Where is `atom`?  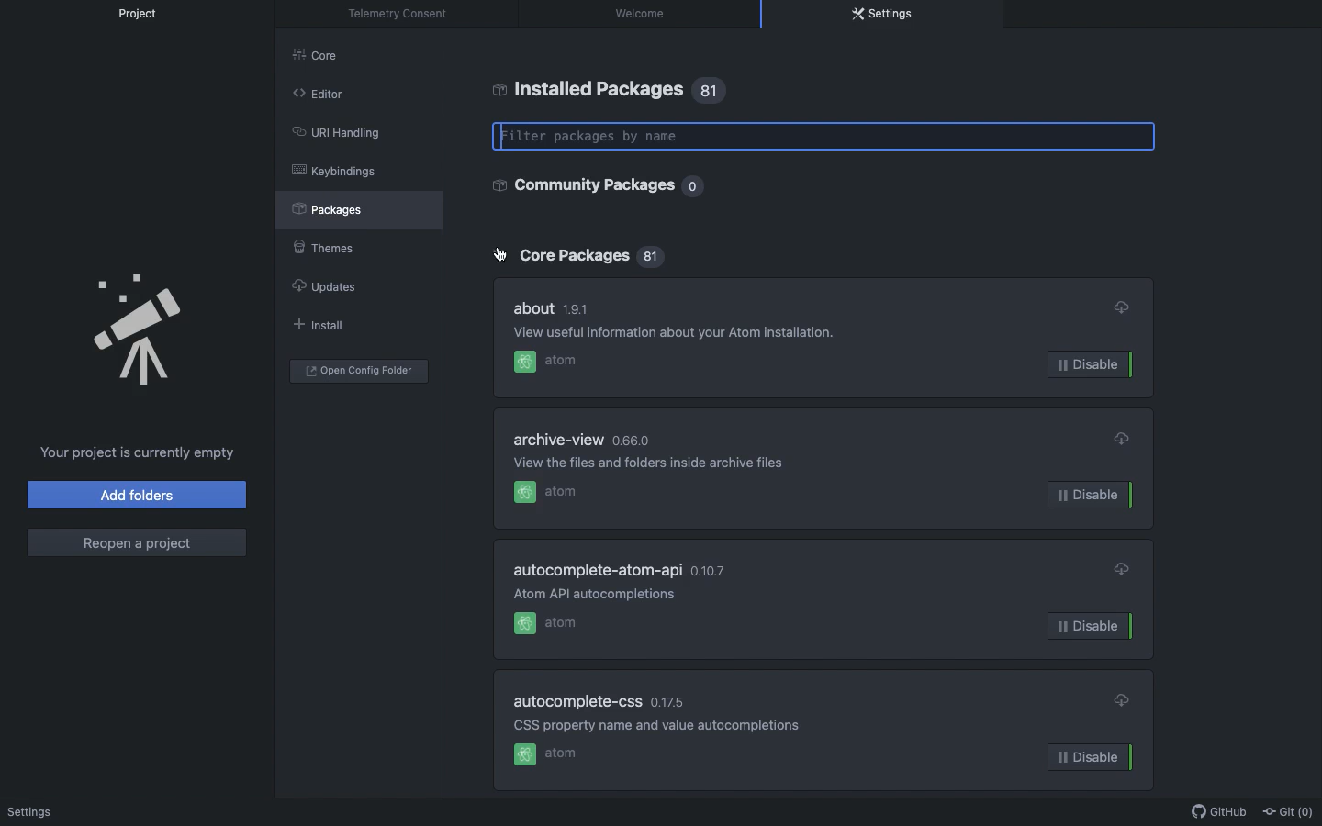
atom is located at coordinates (545, 361).